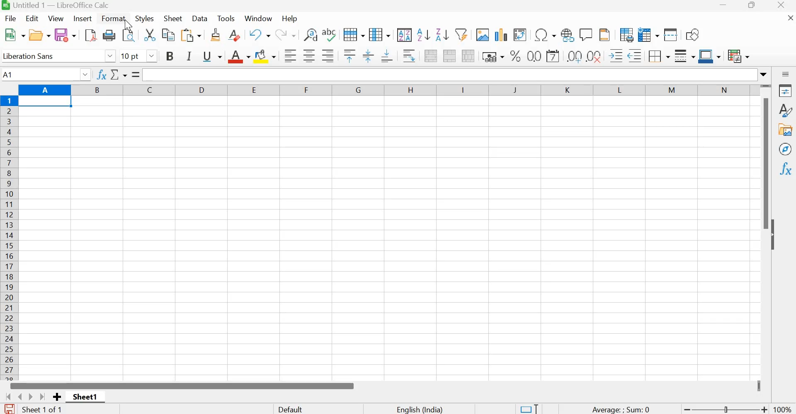 The height and width of the screenshot is (414, 796). What do you see at coordinates (48, 409) in the screenshot?
I see `Sheet 1 of 1` at bounding box center [48, 409].